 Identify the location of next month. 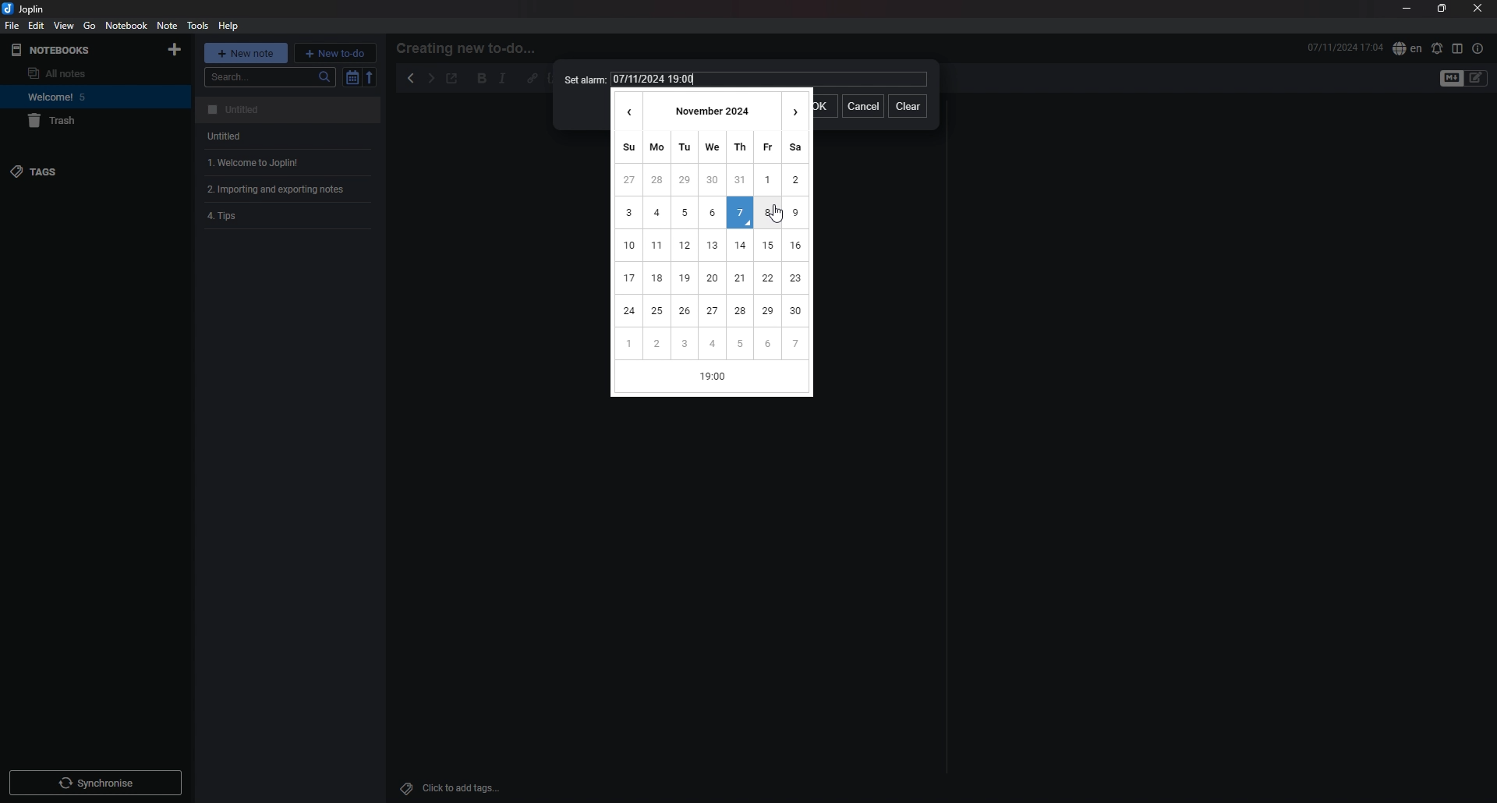
(796, 109).